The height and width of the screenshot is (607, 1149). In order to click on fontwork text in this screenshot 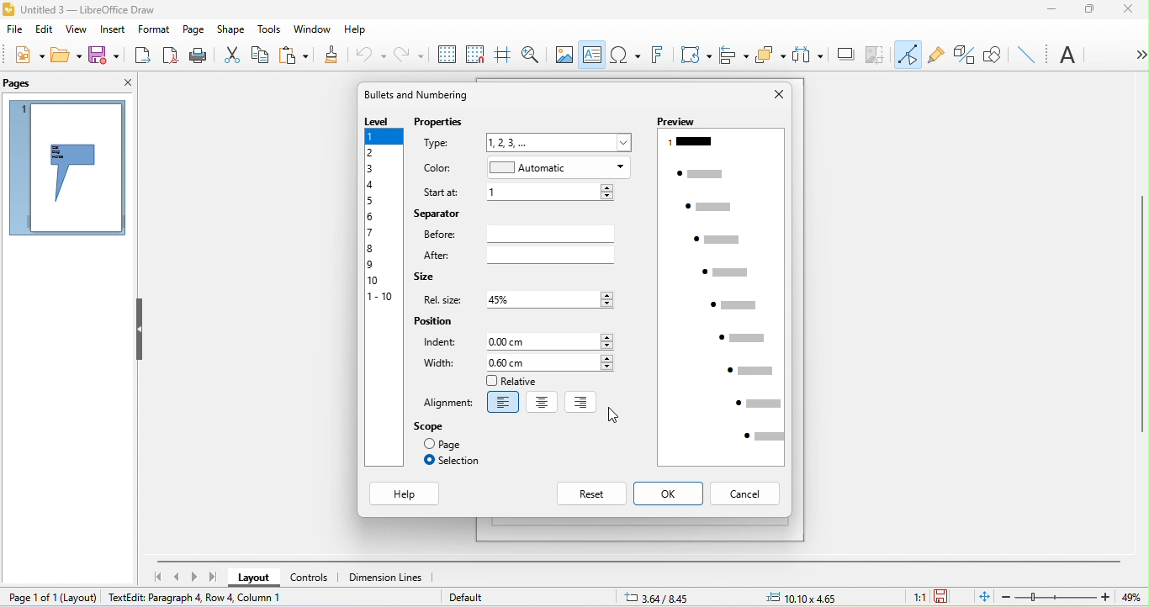, I will do `click(655, 56)`.